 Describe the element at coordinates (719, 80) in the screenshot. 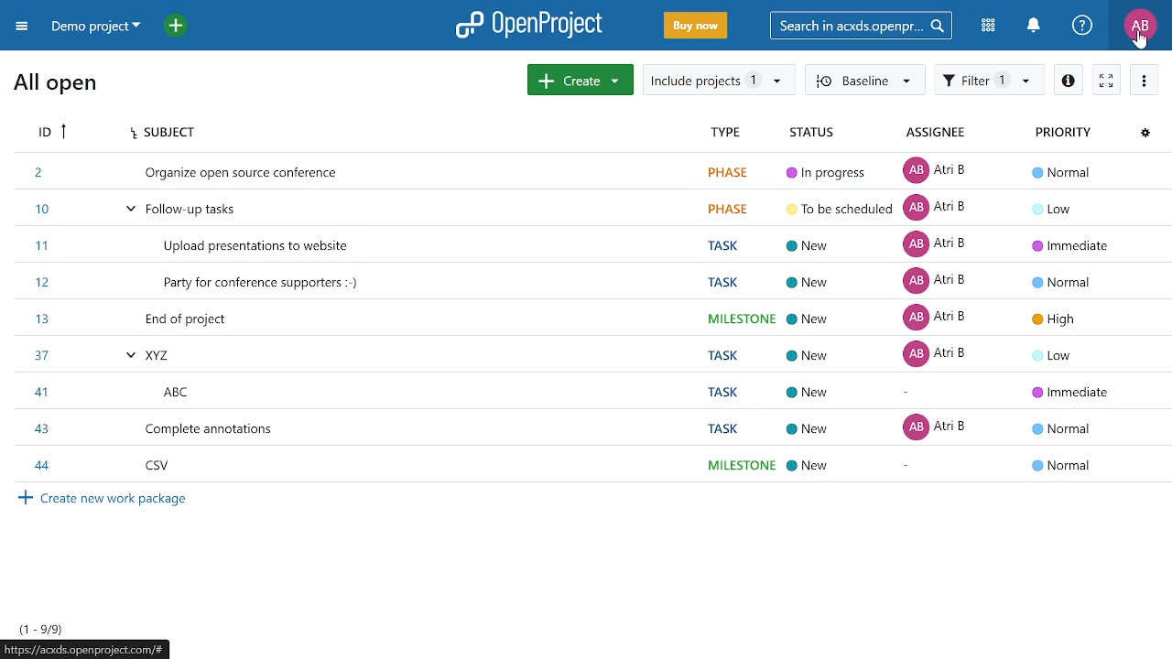

I see `Include projects` at that location.